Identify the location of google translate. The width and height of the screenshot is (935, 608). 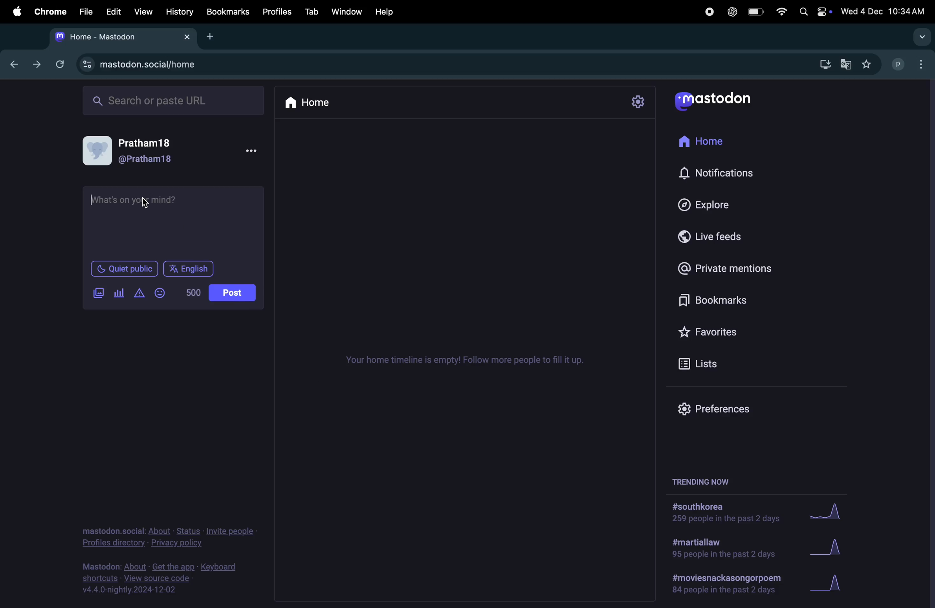
(845, 64).